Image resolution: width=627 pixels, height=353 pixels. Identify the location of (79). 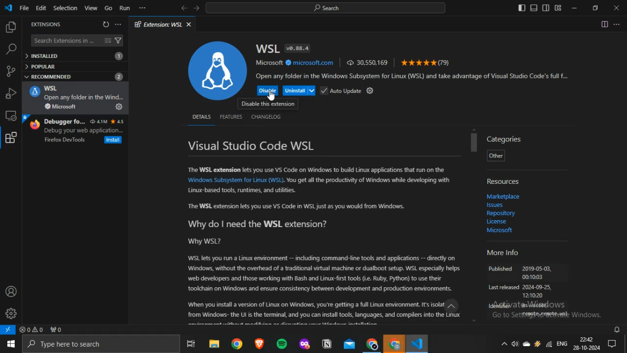
(426, 62).